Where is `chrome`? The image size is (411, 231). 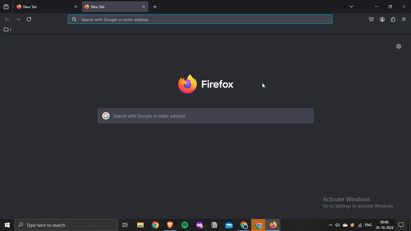 chrome is located at coordinates (243, 225).